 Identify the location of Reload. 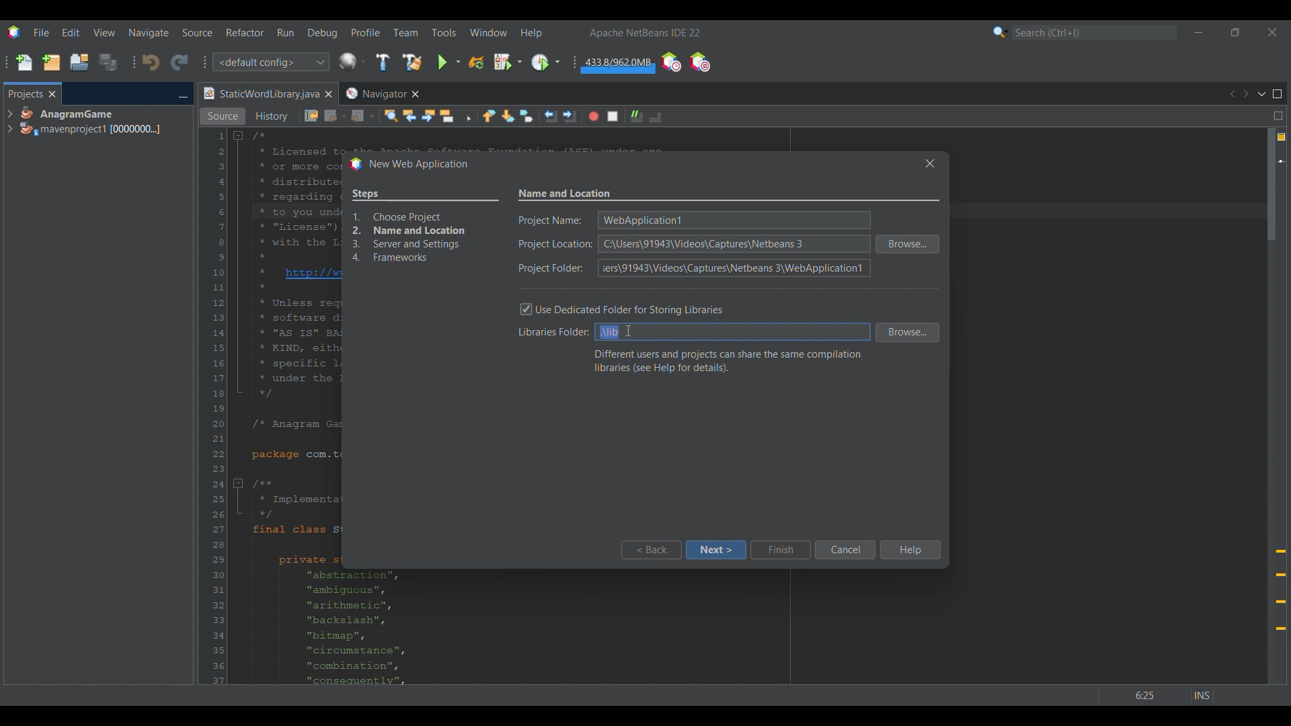
(476, 63).